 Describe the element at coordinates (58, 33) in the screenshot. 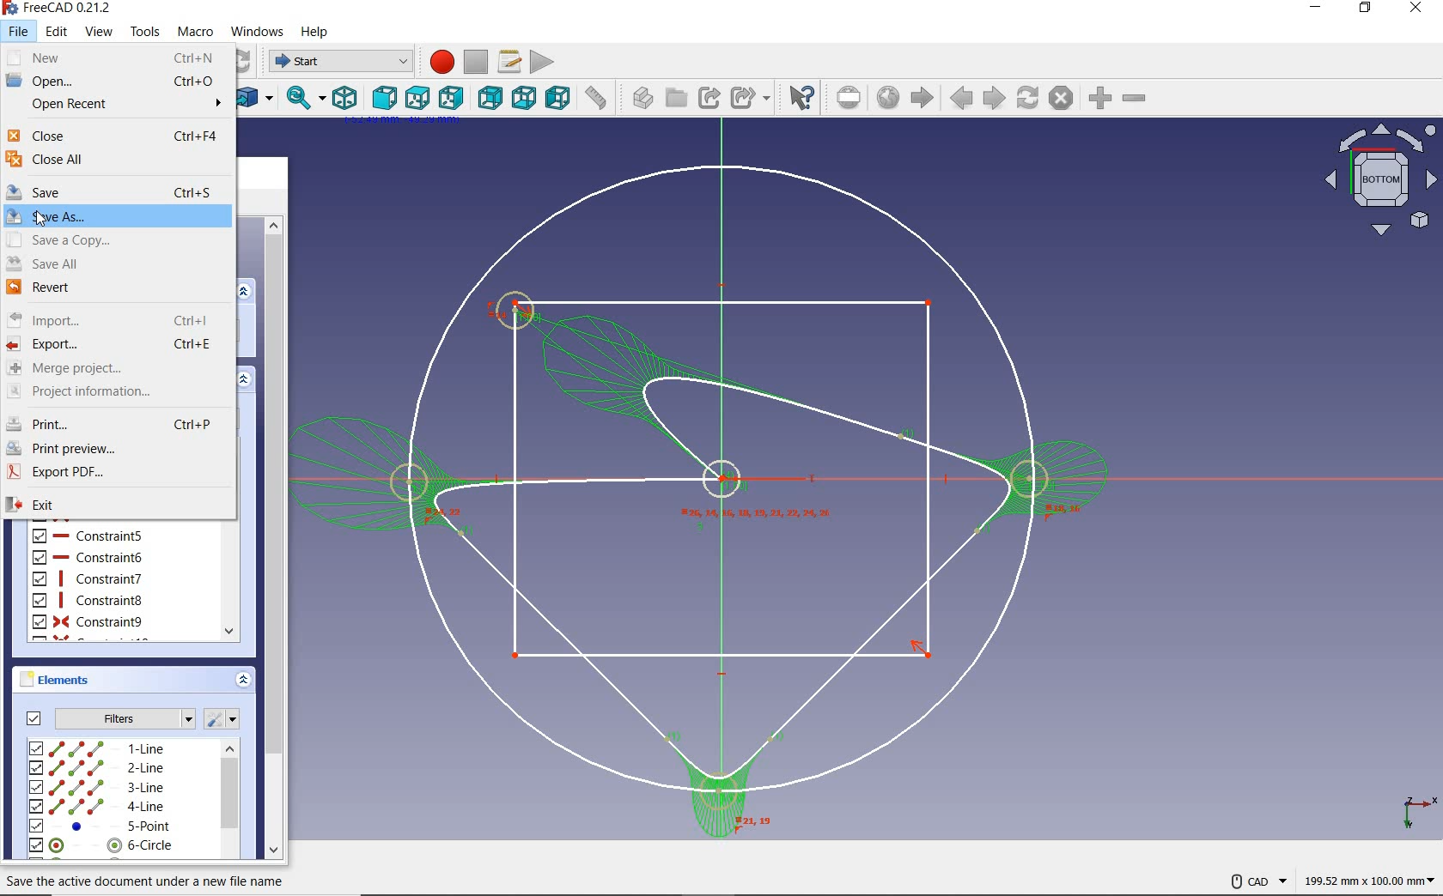

I see `edit` at that location.